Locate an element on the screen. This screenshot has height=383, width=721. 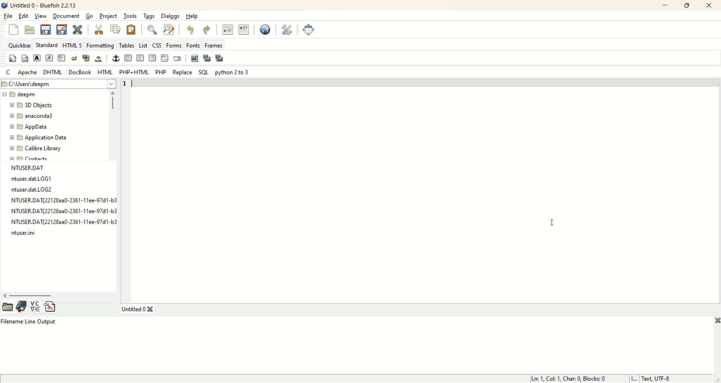
undo is located at coordinates (191, 30).